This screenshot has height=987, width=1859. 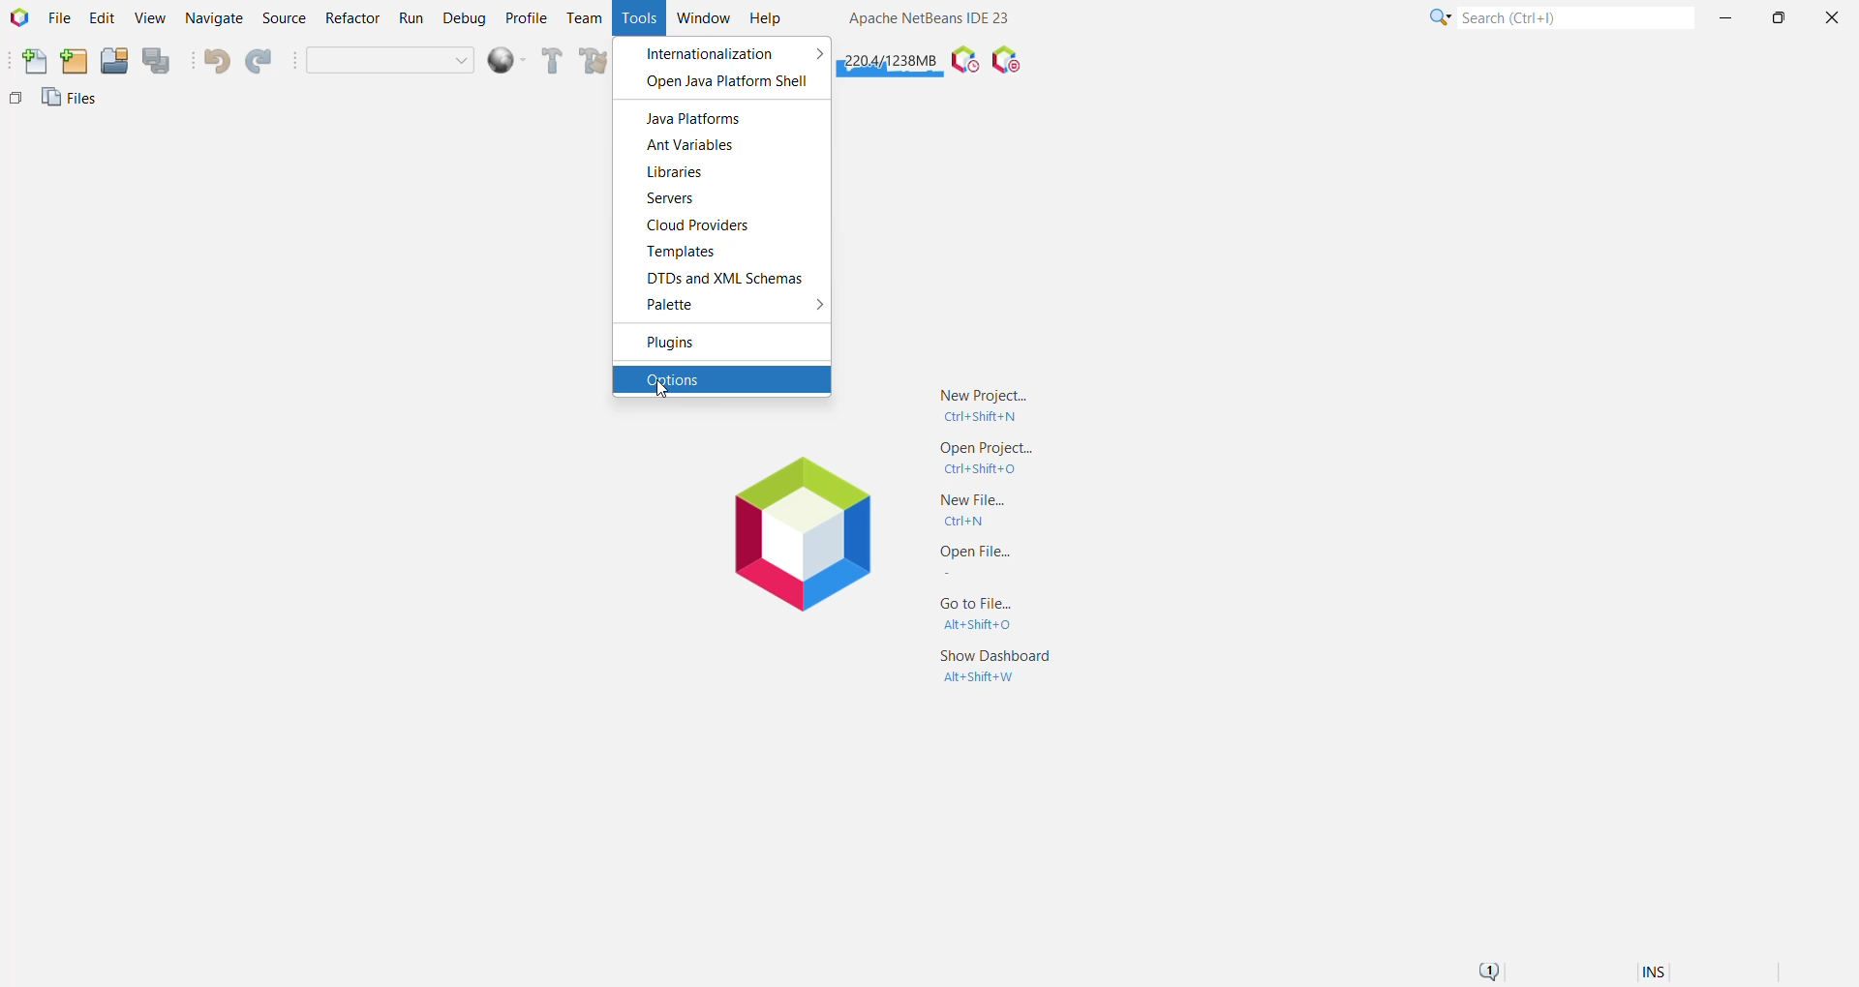 What do you see at coordinates (987, 456) in the screenshot?
I see `Open Project` at bounding box center [987, 456].